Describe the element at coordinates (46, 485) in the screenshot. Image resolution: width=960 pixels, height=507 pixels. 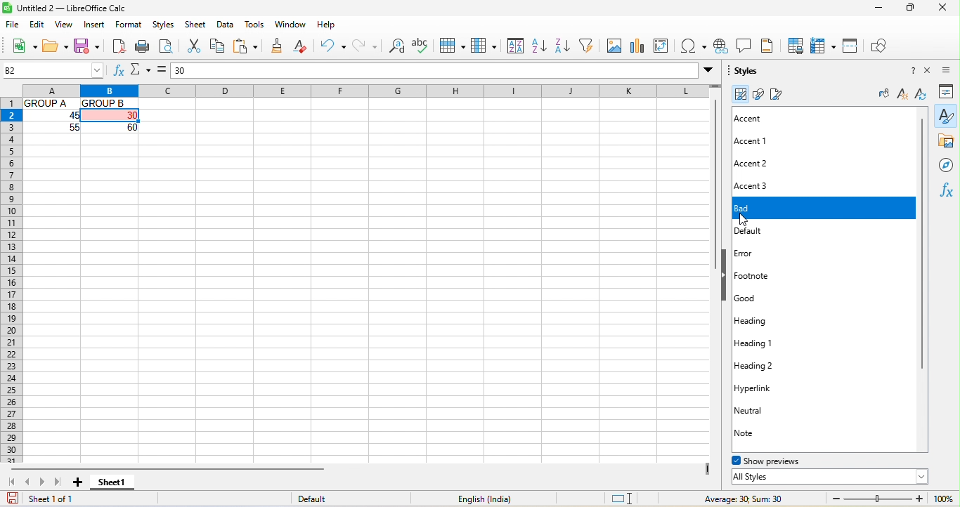
I see `next sheet` at that location.